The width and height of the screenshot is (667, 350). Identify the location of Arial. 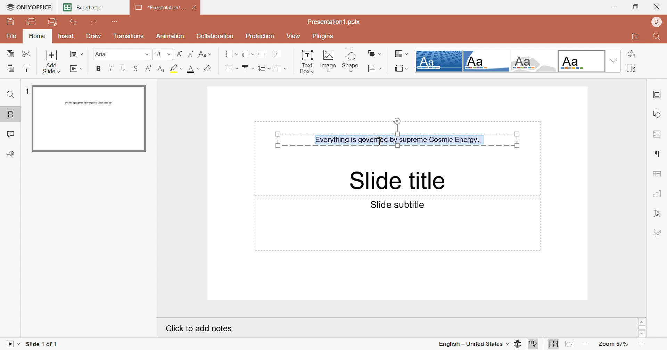
(122, 54).